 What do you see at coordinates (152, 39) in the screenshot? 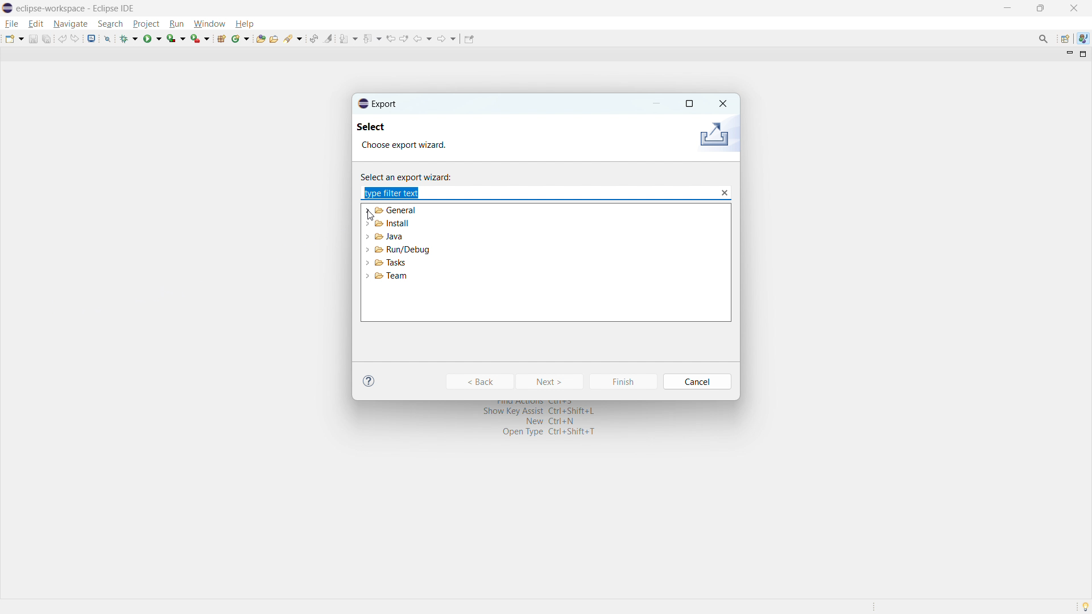
I see `run` at bounding box center [152, 39].